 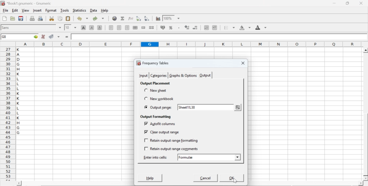 I want to click on sum in current cell, so click(x=123, y=18).